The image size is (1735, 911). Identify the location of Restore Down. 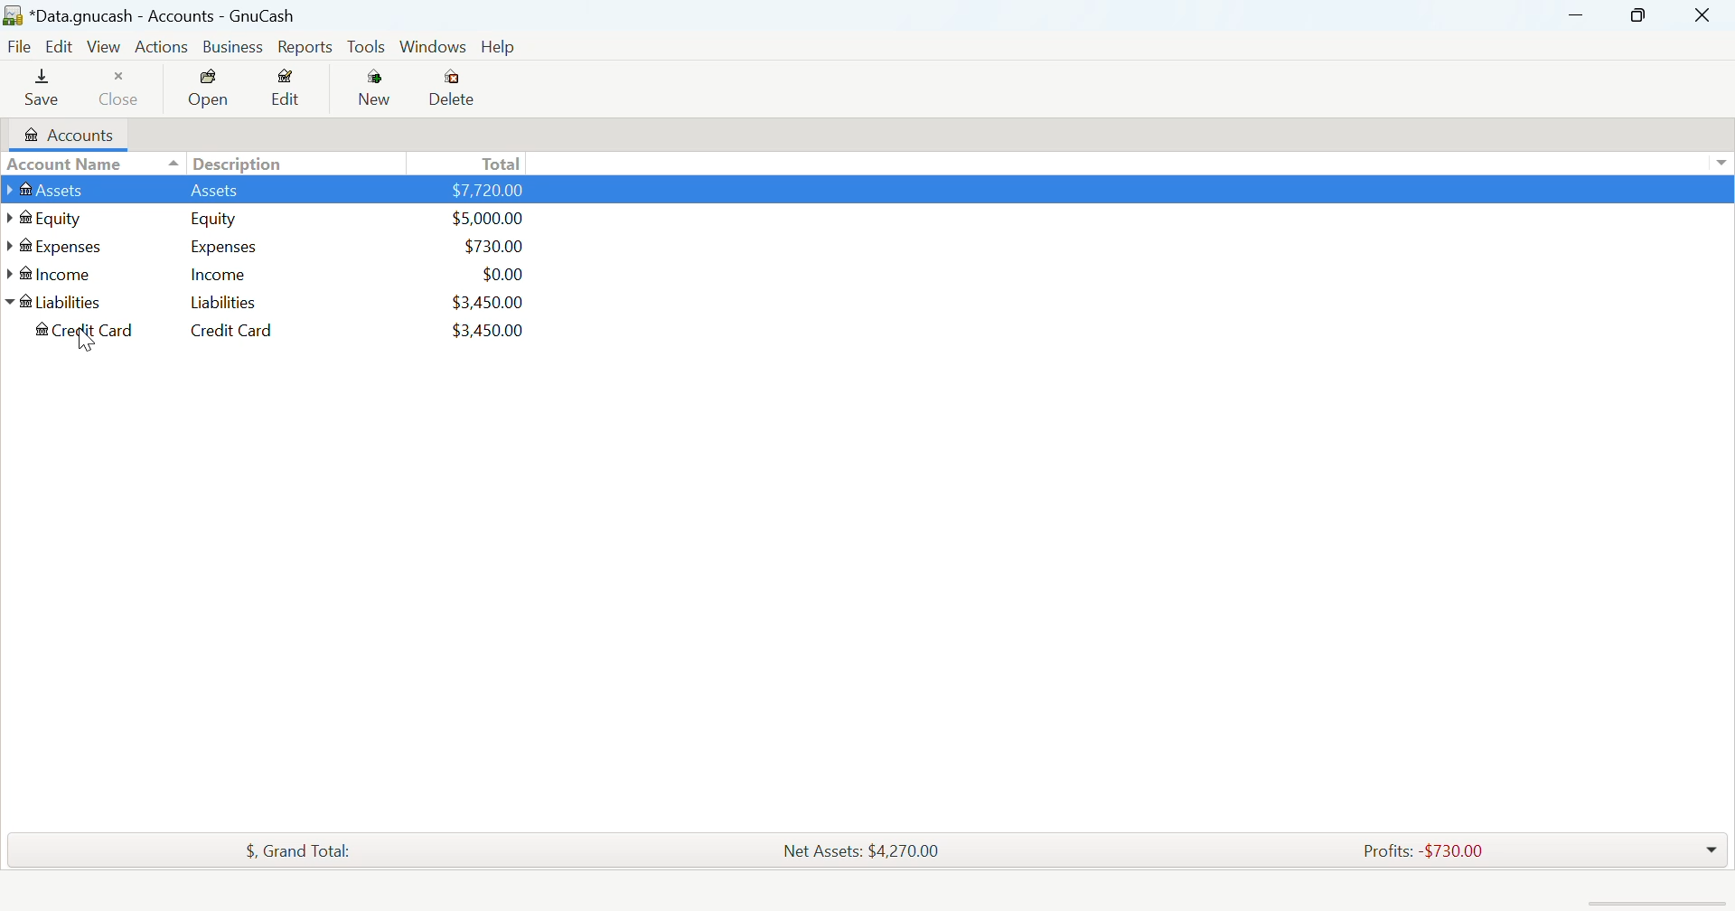
(1578, 15).